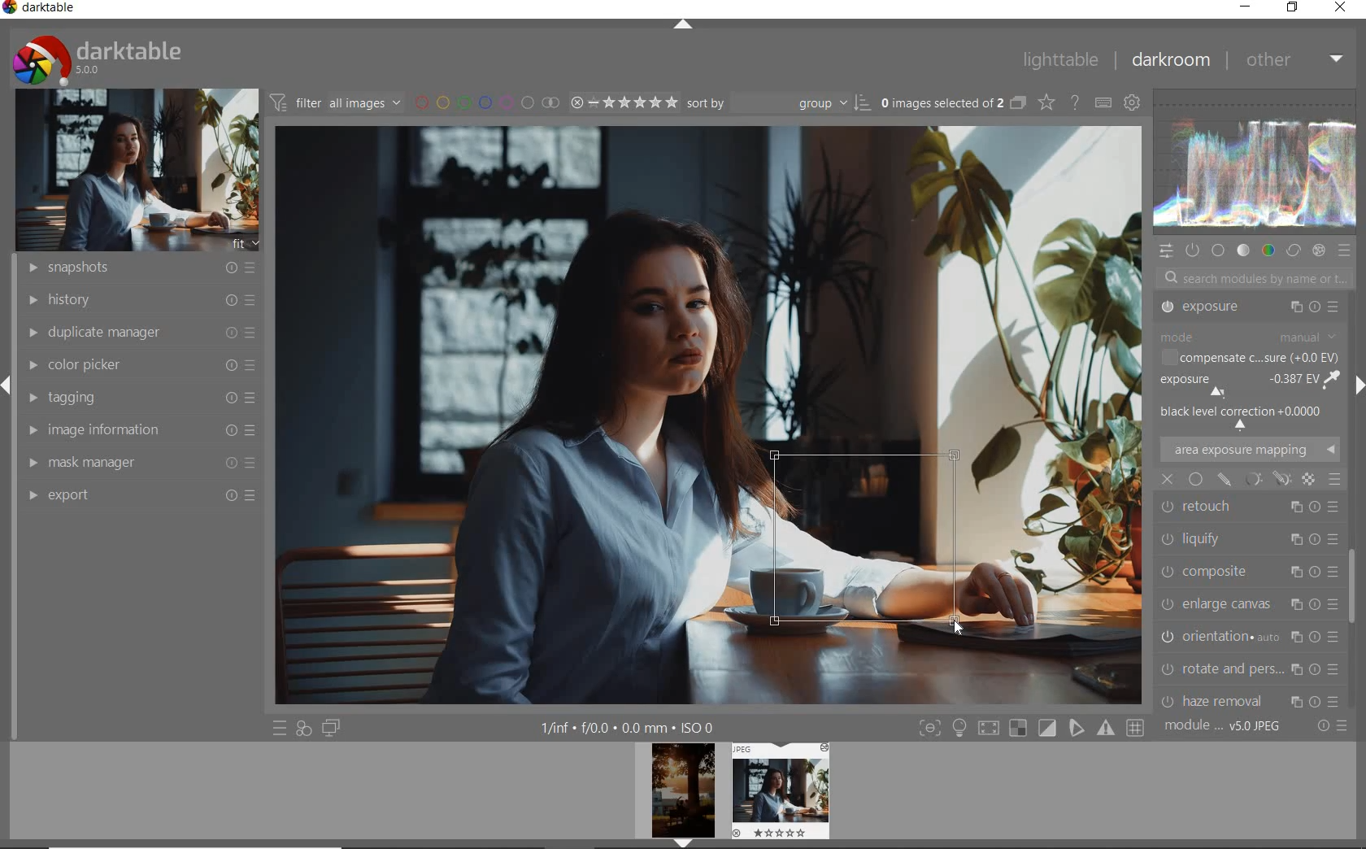 The width and height of the screenshot is (1366, 849). What do you see at coordinates (1168, 479) in the screenshot?
I see `close` at bounding box center [1168, 479].